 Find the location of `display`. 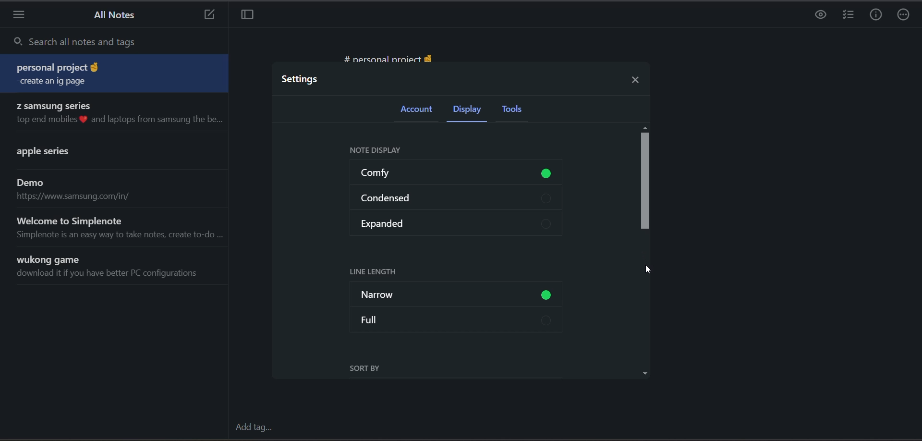

display is located at coordinates (466, 110).